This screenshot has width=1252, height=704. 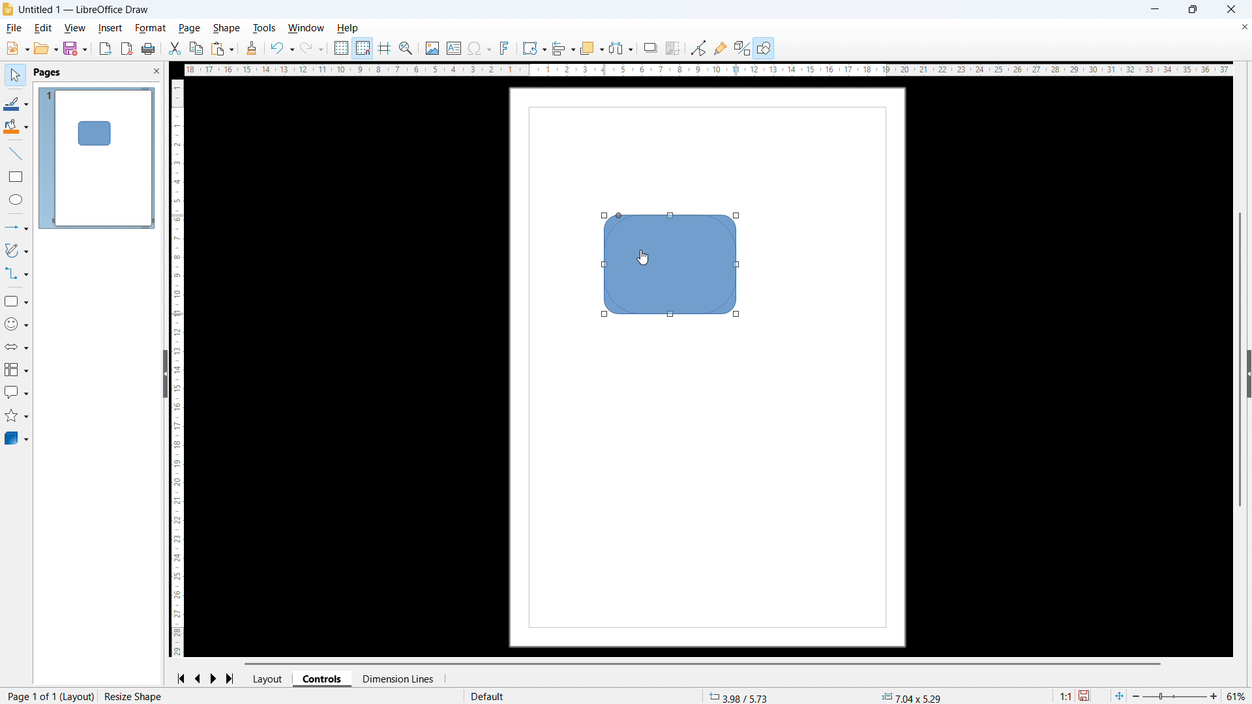 What do you see at coordinates (454, 48) in the screenshot?
I see `Insert text box ` at bounding box center [454, 48].